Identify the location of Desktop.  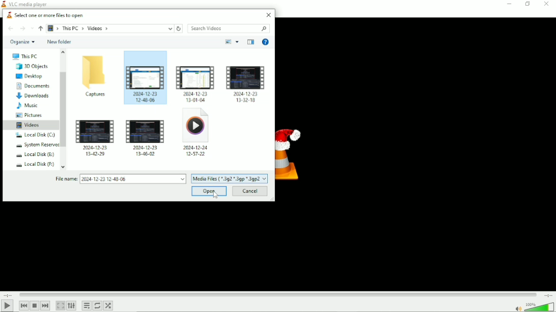
(29, 76).